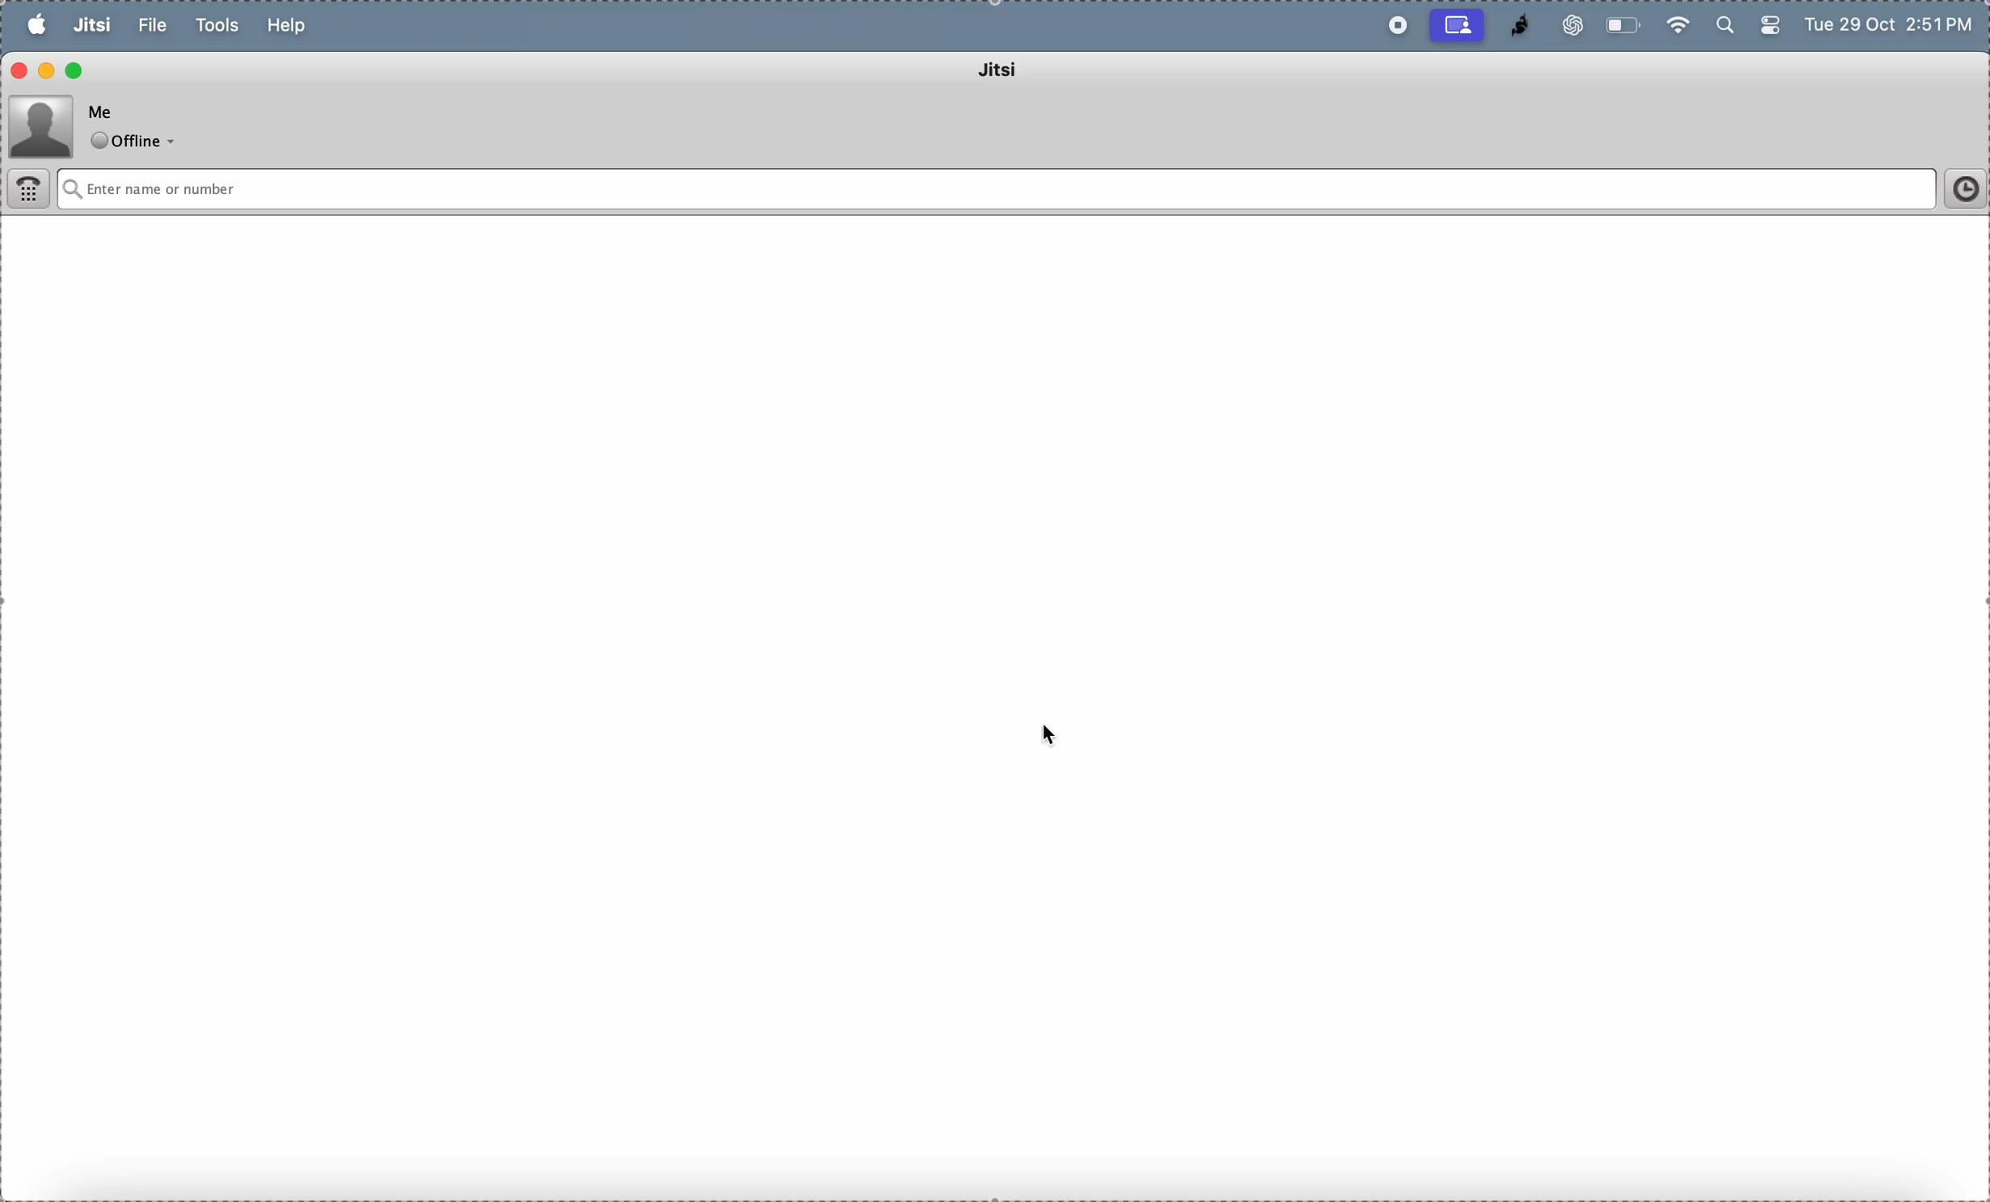 The image size is (1990, 1202). I want to click on chatgpt, so click(1566, 25).